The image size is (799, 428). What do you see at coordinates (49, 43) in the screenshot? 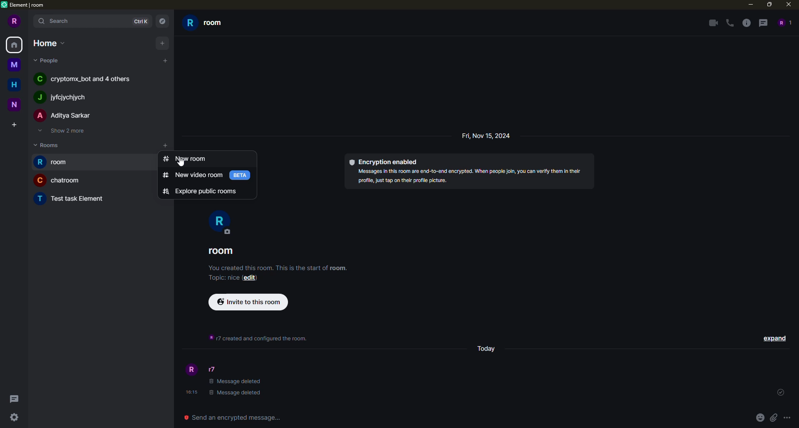
I see `home` at bounding box center [49, 43].